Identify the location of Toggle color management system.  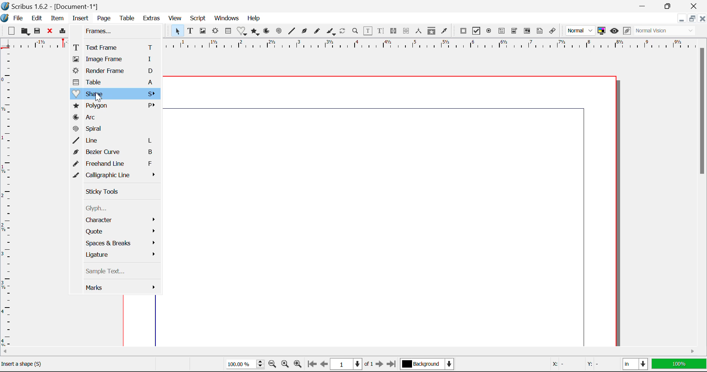
(602, 31).